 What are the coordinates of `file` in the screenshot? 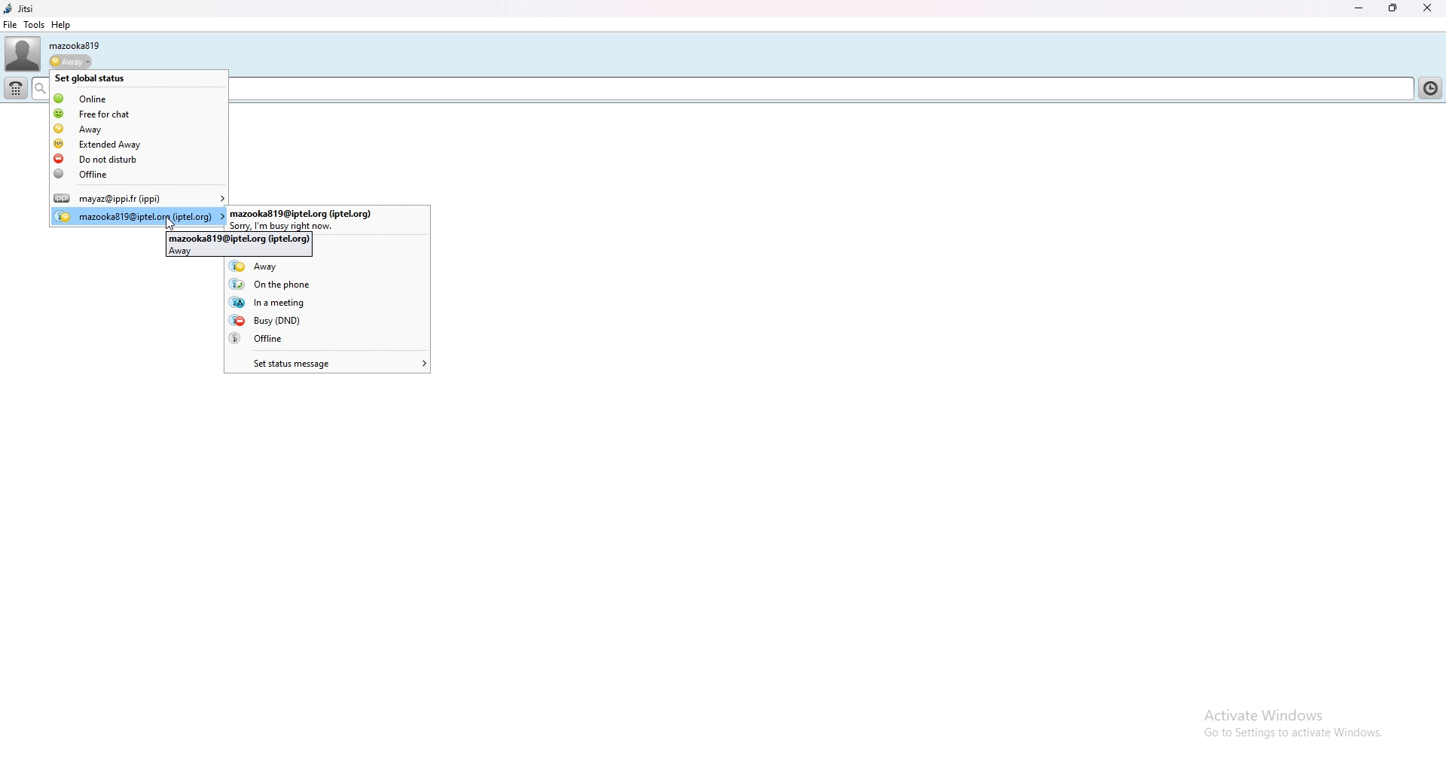 It's located at (10, 25).